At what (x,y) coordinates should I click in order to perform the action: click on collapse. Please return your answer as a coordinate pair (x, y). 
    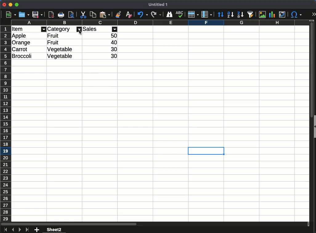
    Looking at the image, I should click on (314, 126).